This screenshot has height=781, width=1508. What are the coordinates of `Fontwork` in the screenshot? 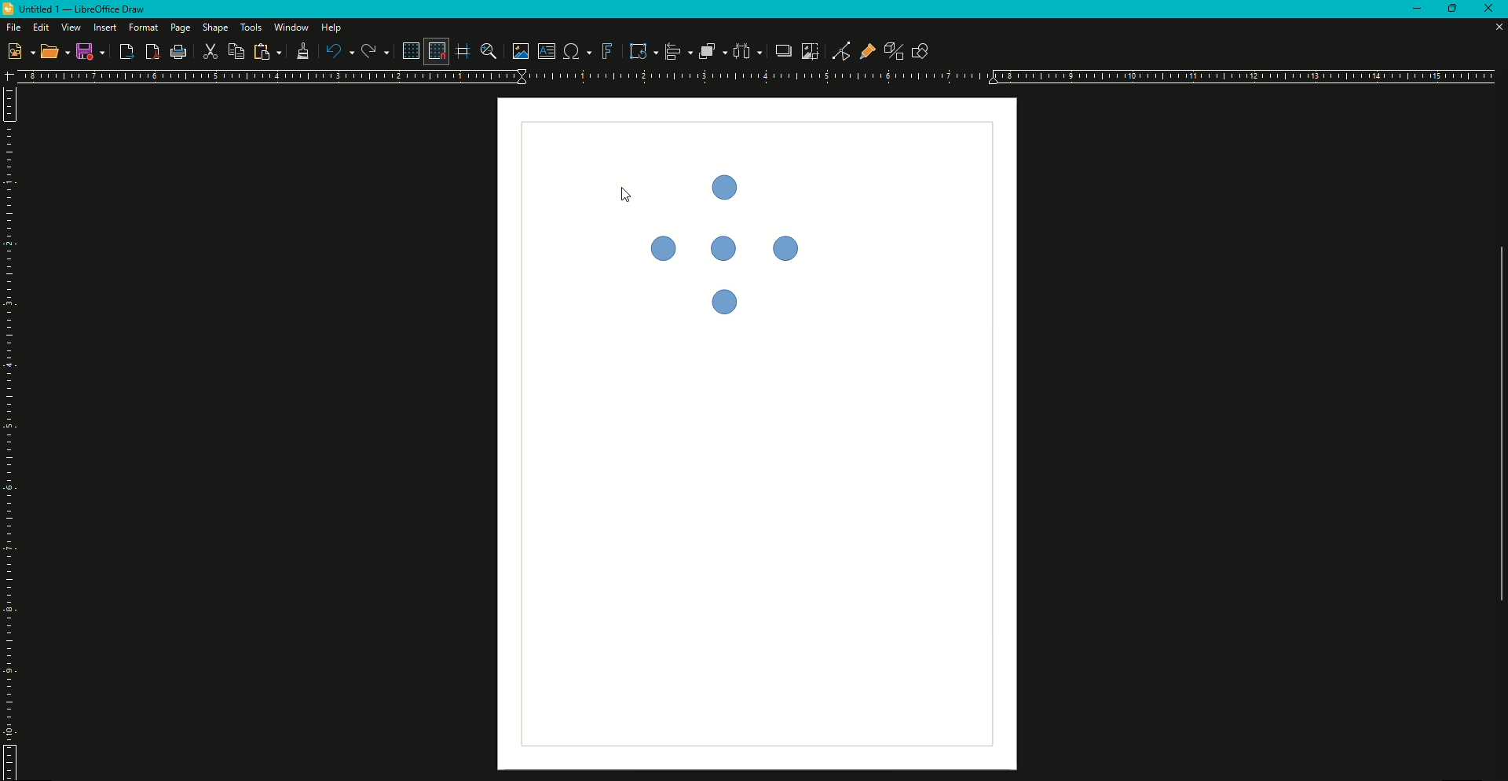 It's located at (607, 50).